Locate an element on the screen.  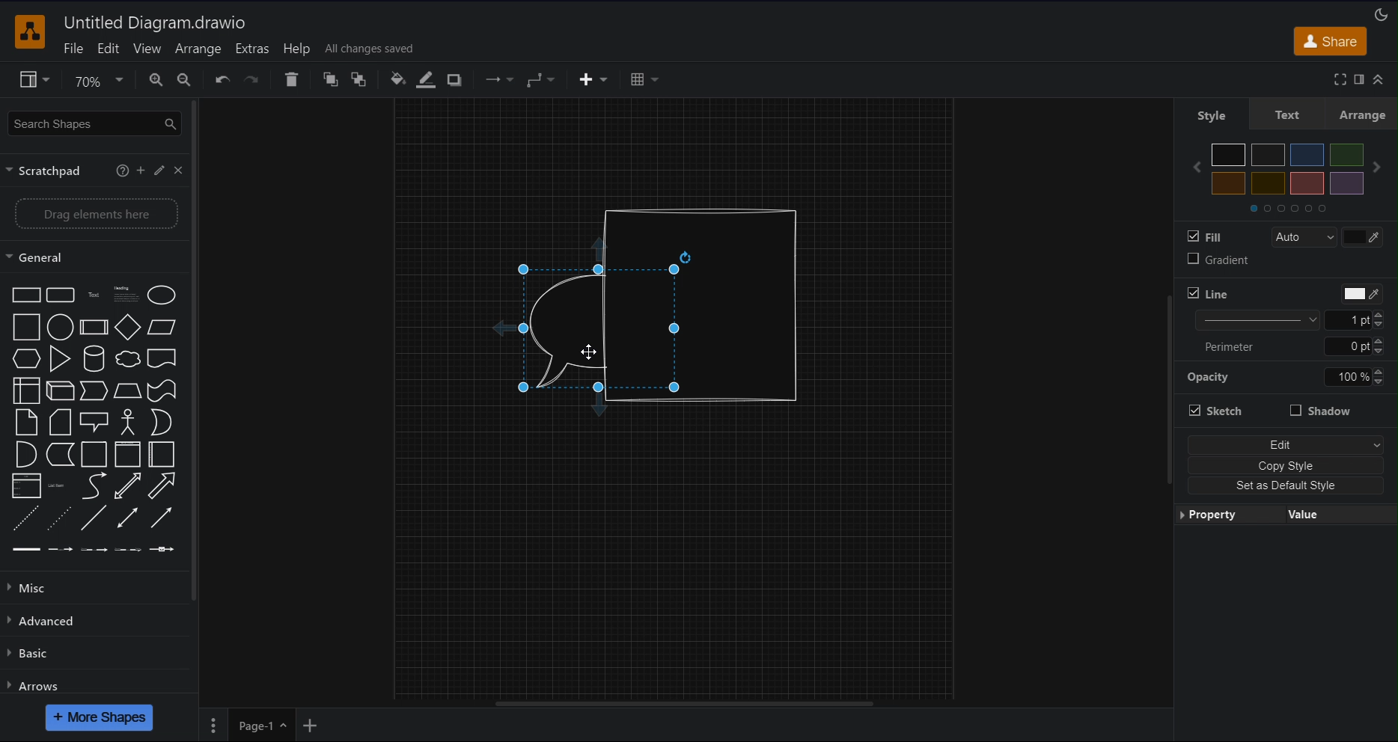
Note is located at coordinates (26, 422).